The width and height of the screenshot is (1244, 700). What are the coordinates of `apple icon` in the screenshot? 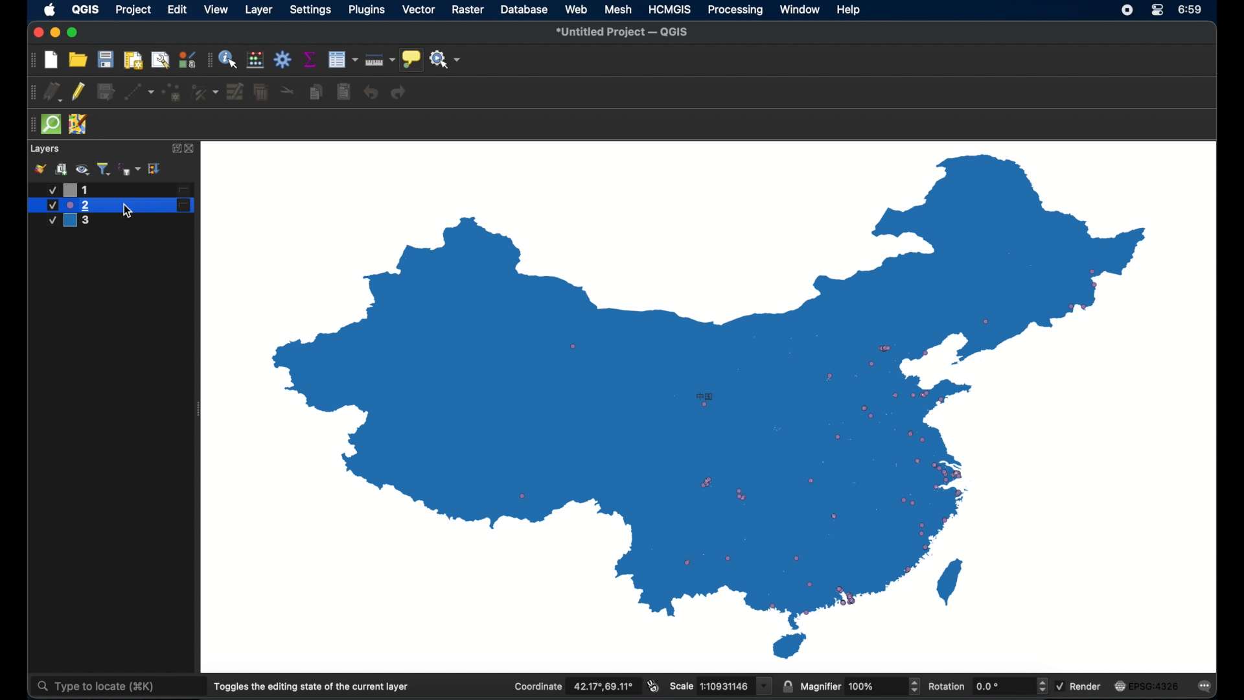 It's located at (51, 10).